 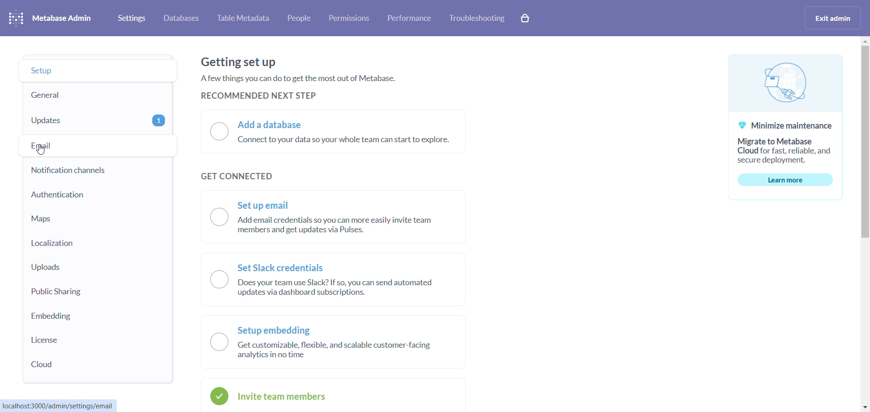 What do you see at coordinates (322, 346) in the screenshot?
I see `Setup embedding
O Get customizable, flexible, and scalable customer-facing
analytics in no time` at bounding box center [322, 346].